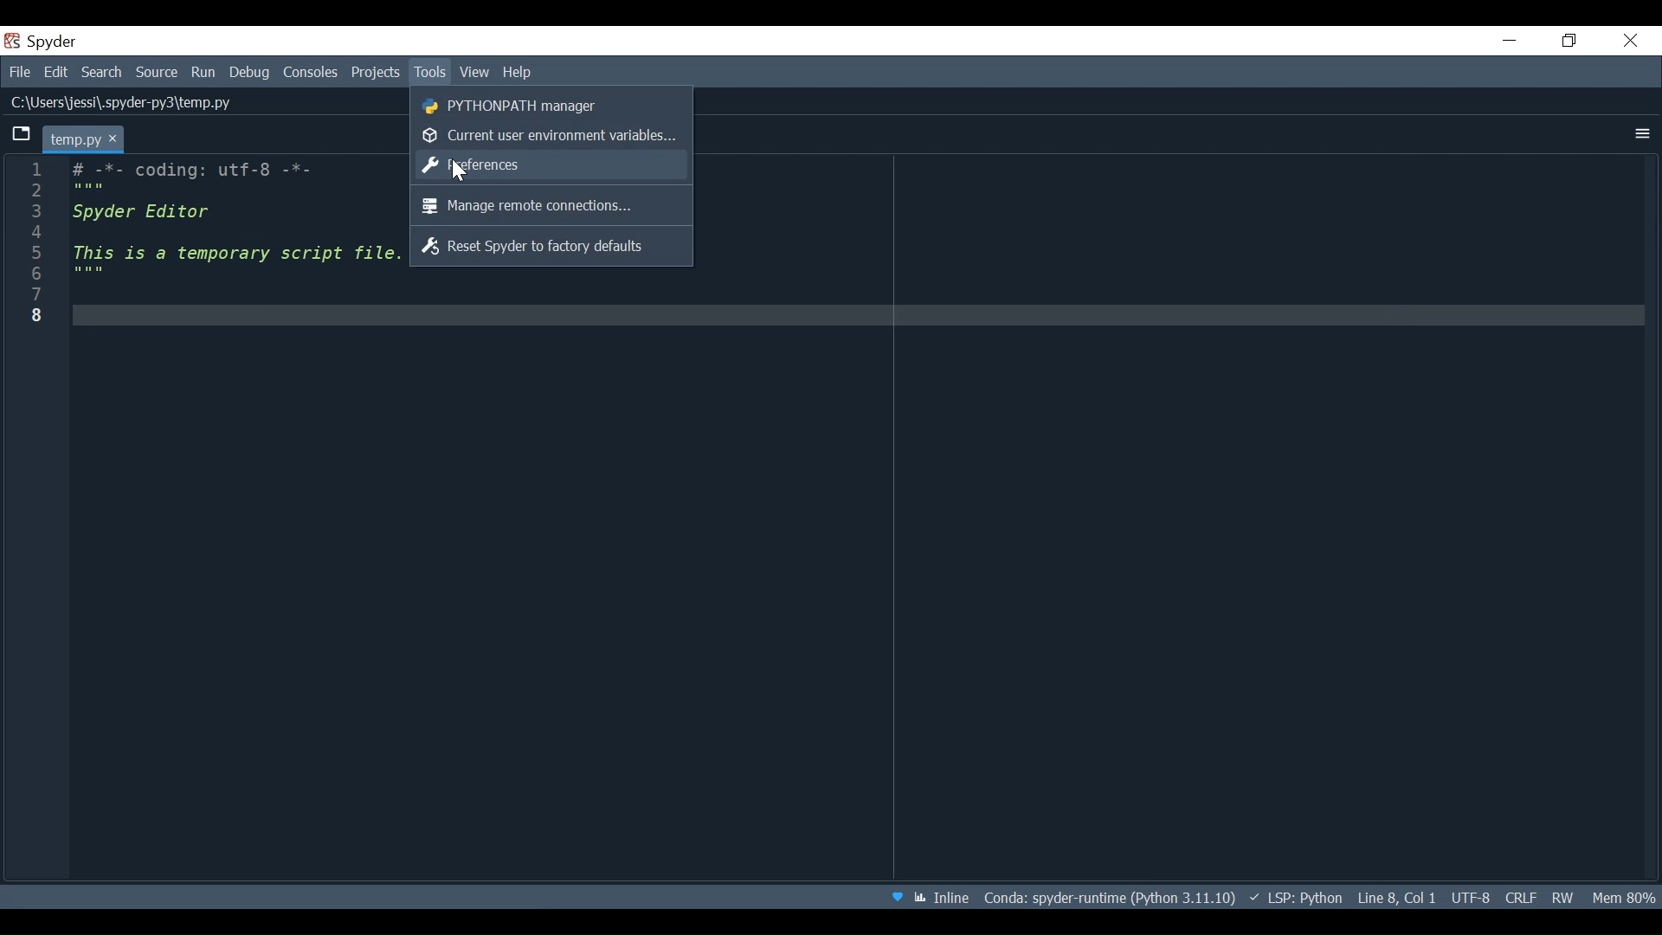 This screenshot has height=935, width=1662. What do you see at coordinates (58, 74) in the screenshot?
I see `Edit` at bounding box center [58, 74].